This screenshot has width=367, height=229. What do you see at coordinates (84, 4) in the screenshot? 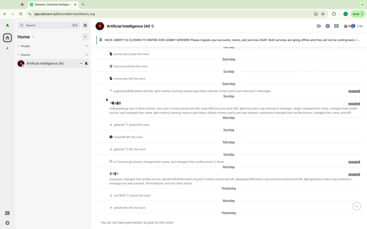
I see `New tab` at bounding box center [84, 4].